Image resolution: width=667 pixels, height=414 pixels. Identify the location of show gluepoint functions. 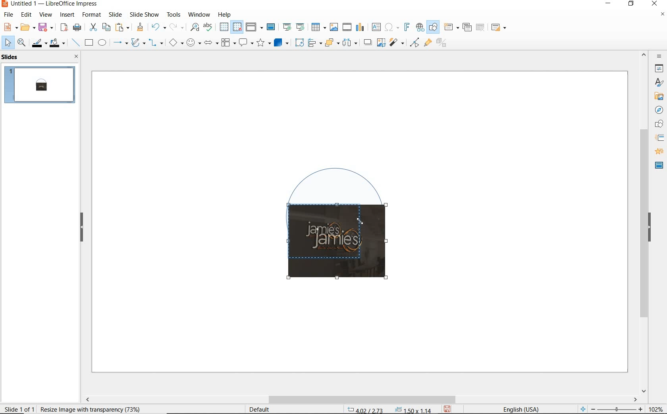
(426, 43).